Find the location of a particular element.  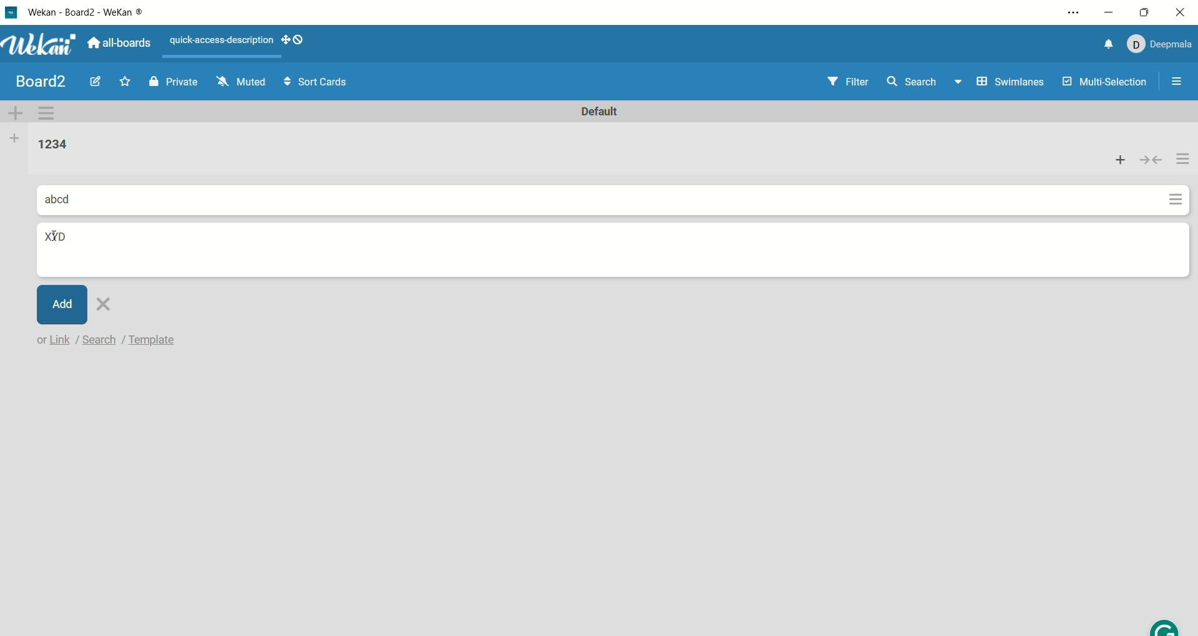

multi-selection is located at coordinates (1105, 83).